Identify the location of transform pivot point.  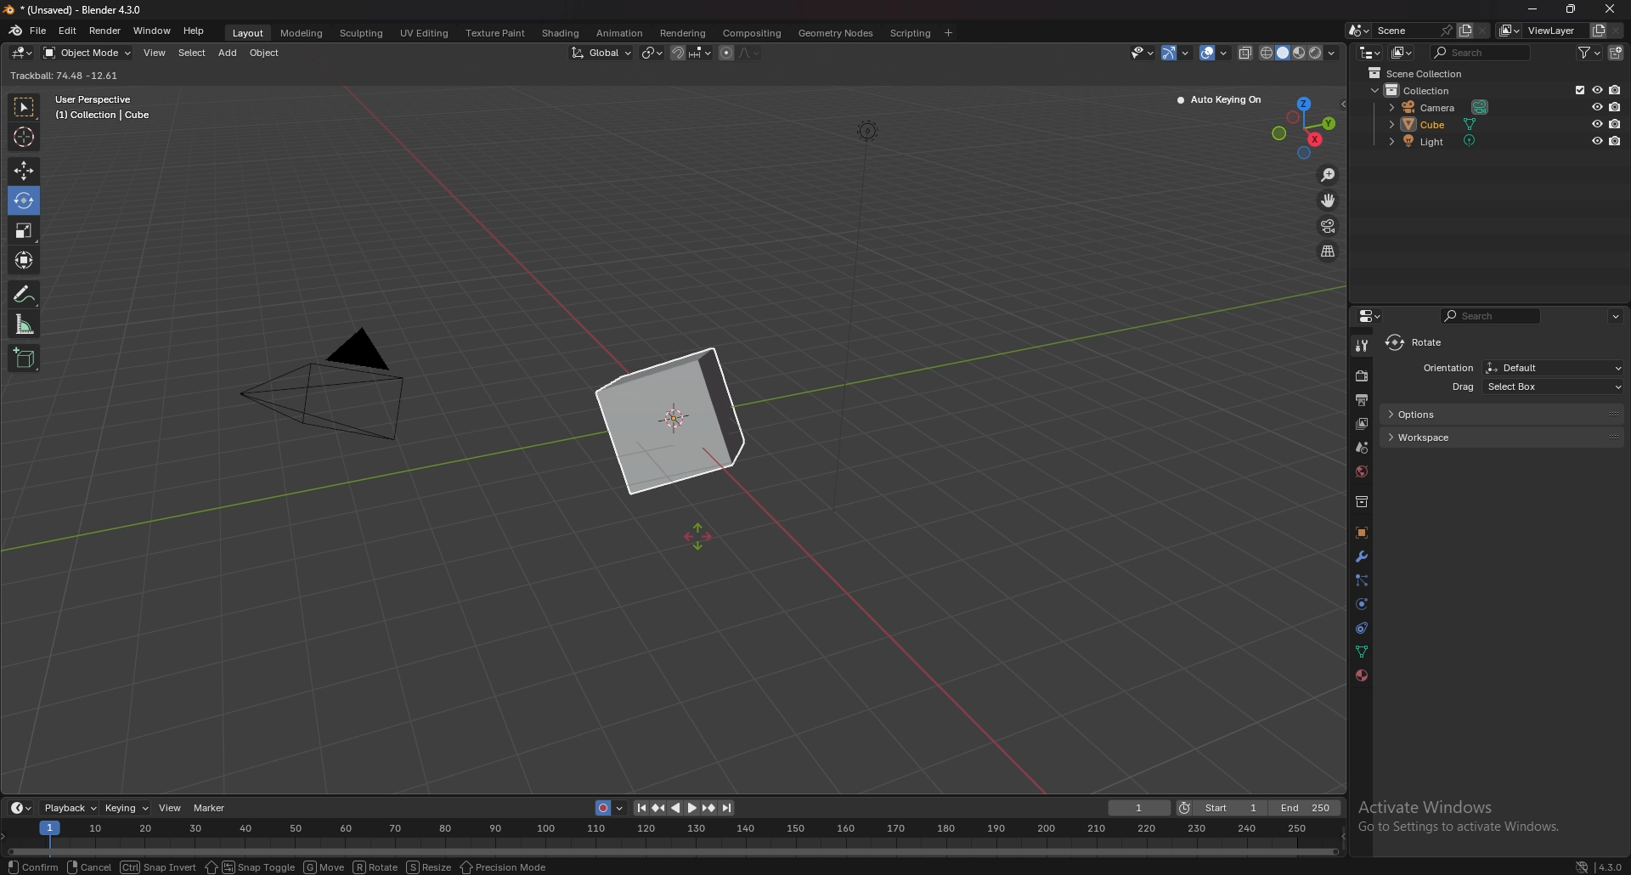
(653, 52).